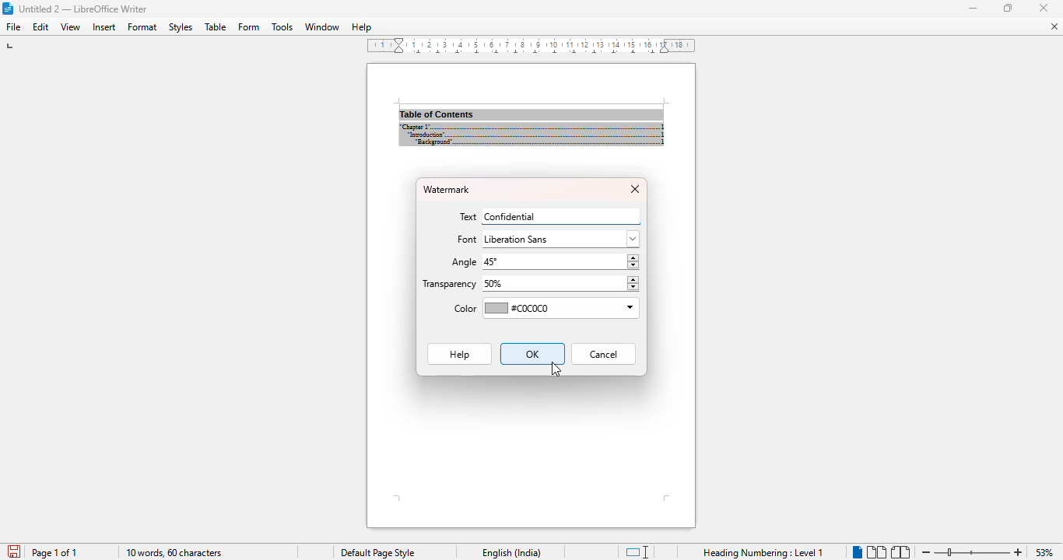  What do you see at coordinates (71, 27) in the screenshot?
I see `view` at bounding box center [71, 27].